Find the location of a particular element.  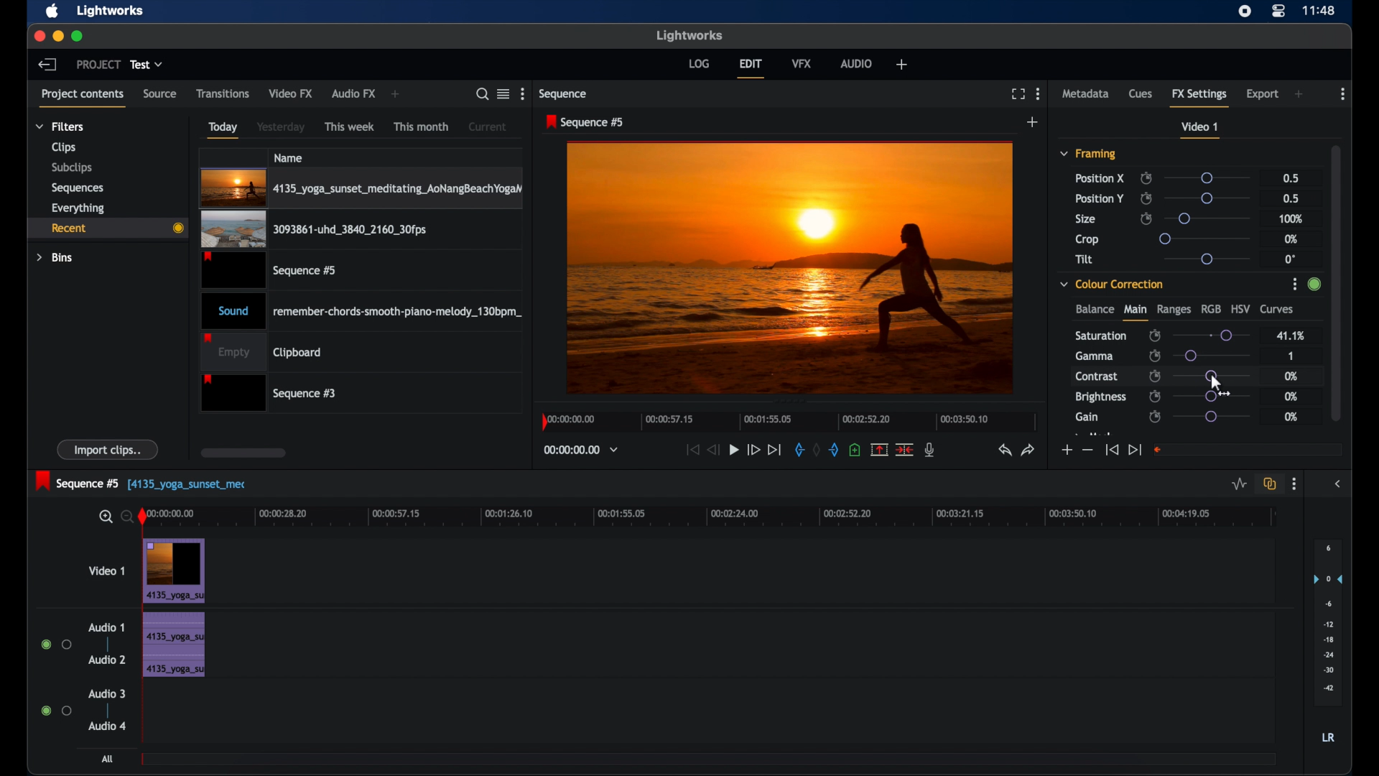

import clips is located at coordinates (108, 450).